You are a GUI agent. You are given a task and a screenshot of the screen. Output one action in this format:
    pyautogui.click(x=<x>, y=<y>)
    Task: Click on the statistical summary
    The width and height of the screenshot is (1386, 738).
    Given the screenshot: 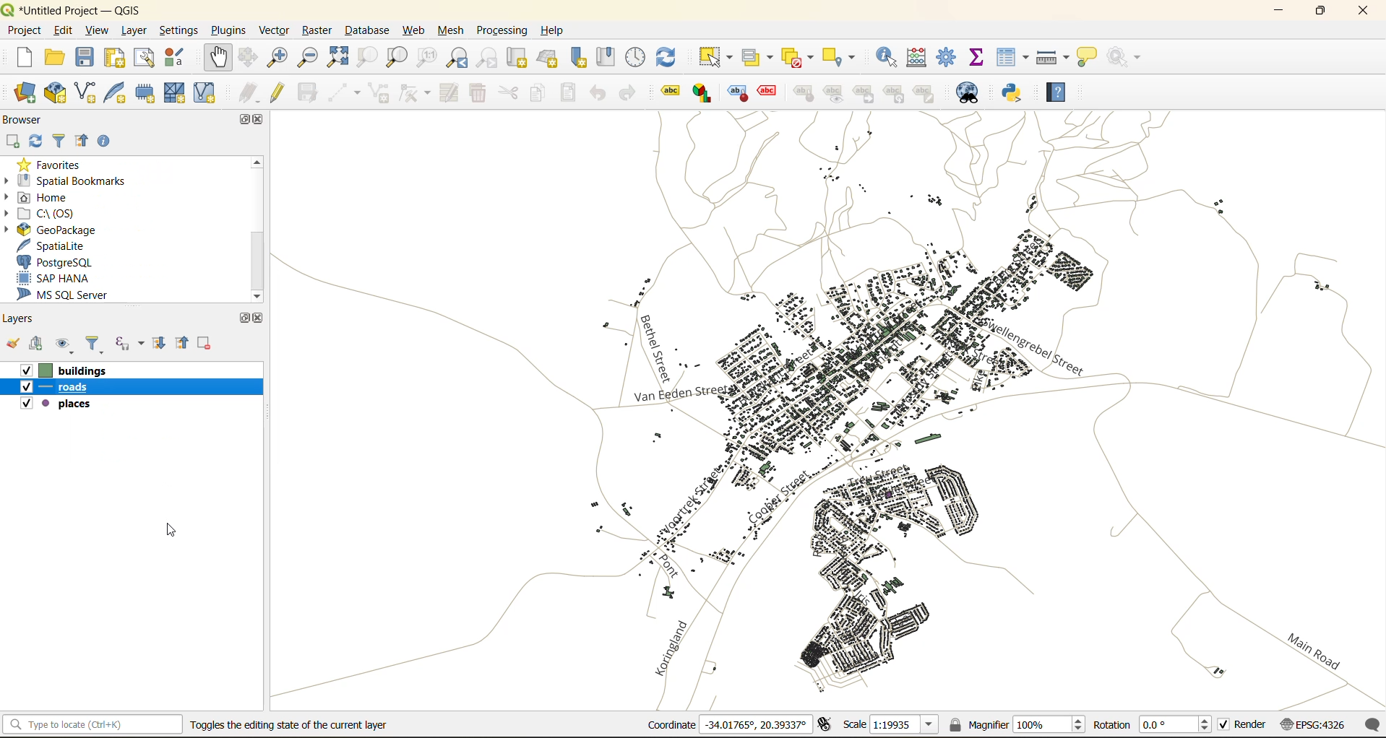 What is the action you would take?
    pyautogui.click(x=978, y=57)
    